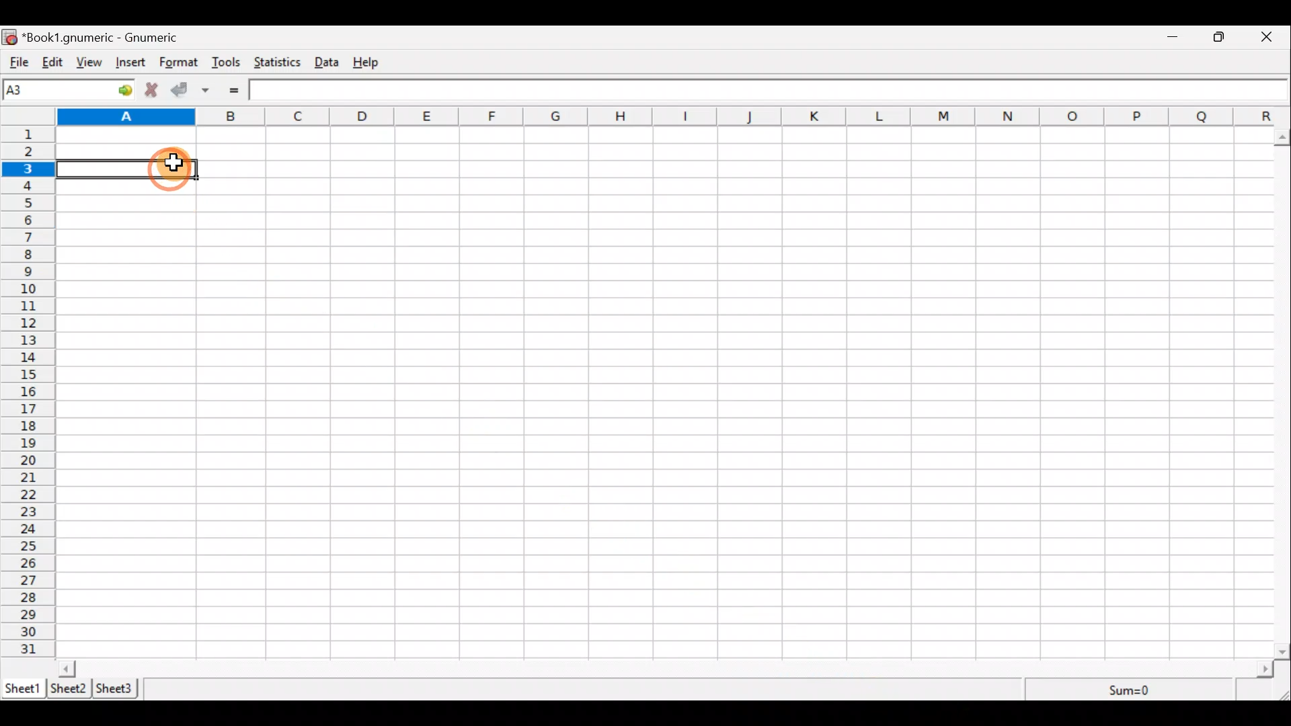 This screenshot has height=726, width=1291. What do you see at coordinates (227, 63) in the screenshot?
I see `Tools` at bounding box center [227, 63].